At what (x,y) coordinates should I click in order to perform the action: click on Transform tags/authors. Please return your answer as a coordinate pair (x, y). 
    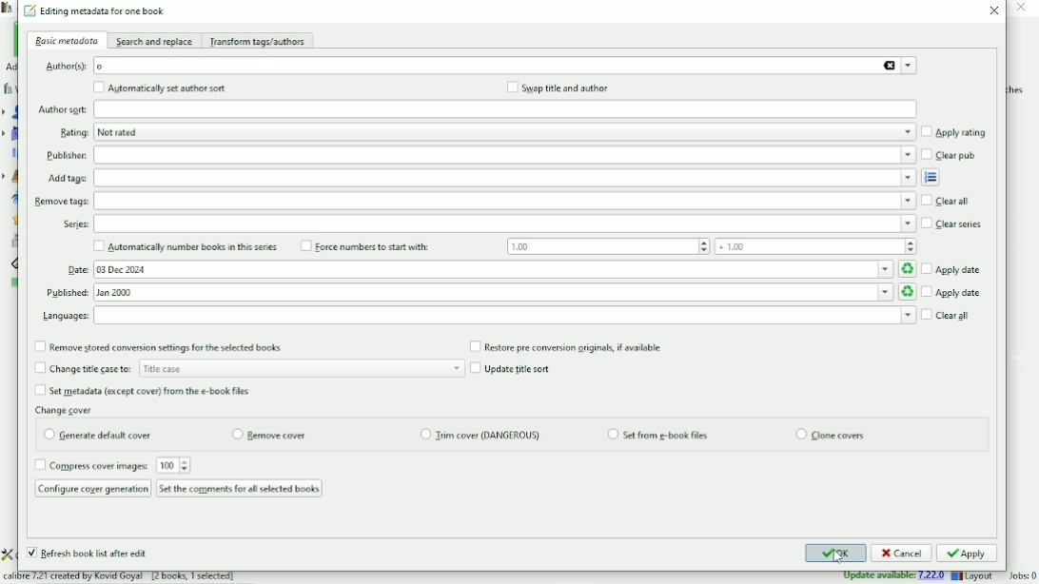
    Looking at the image, I should click on (260, 42).